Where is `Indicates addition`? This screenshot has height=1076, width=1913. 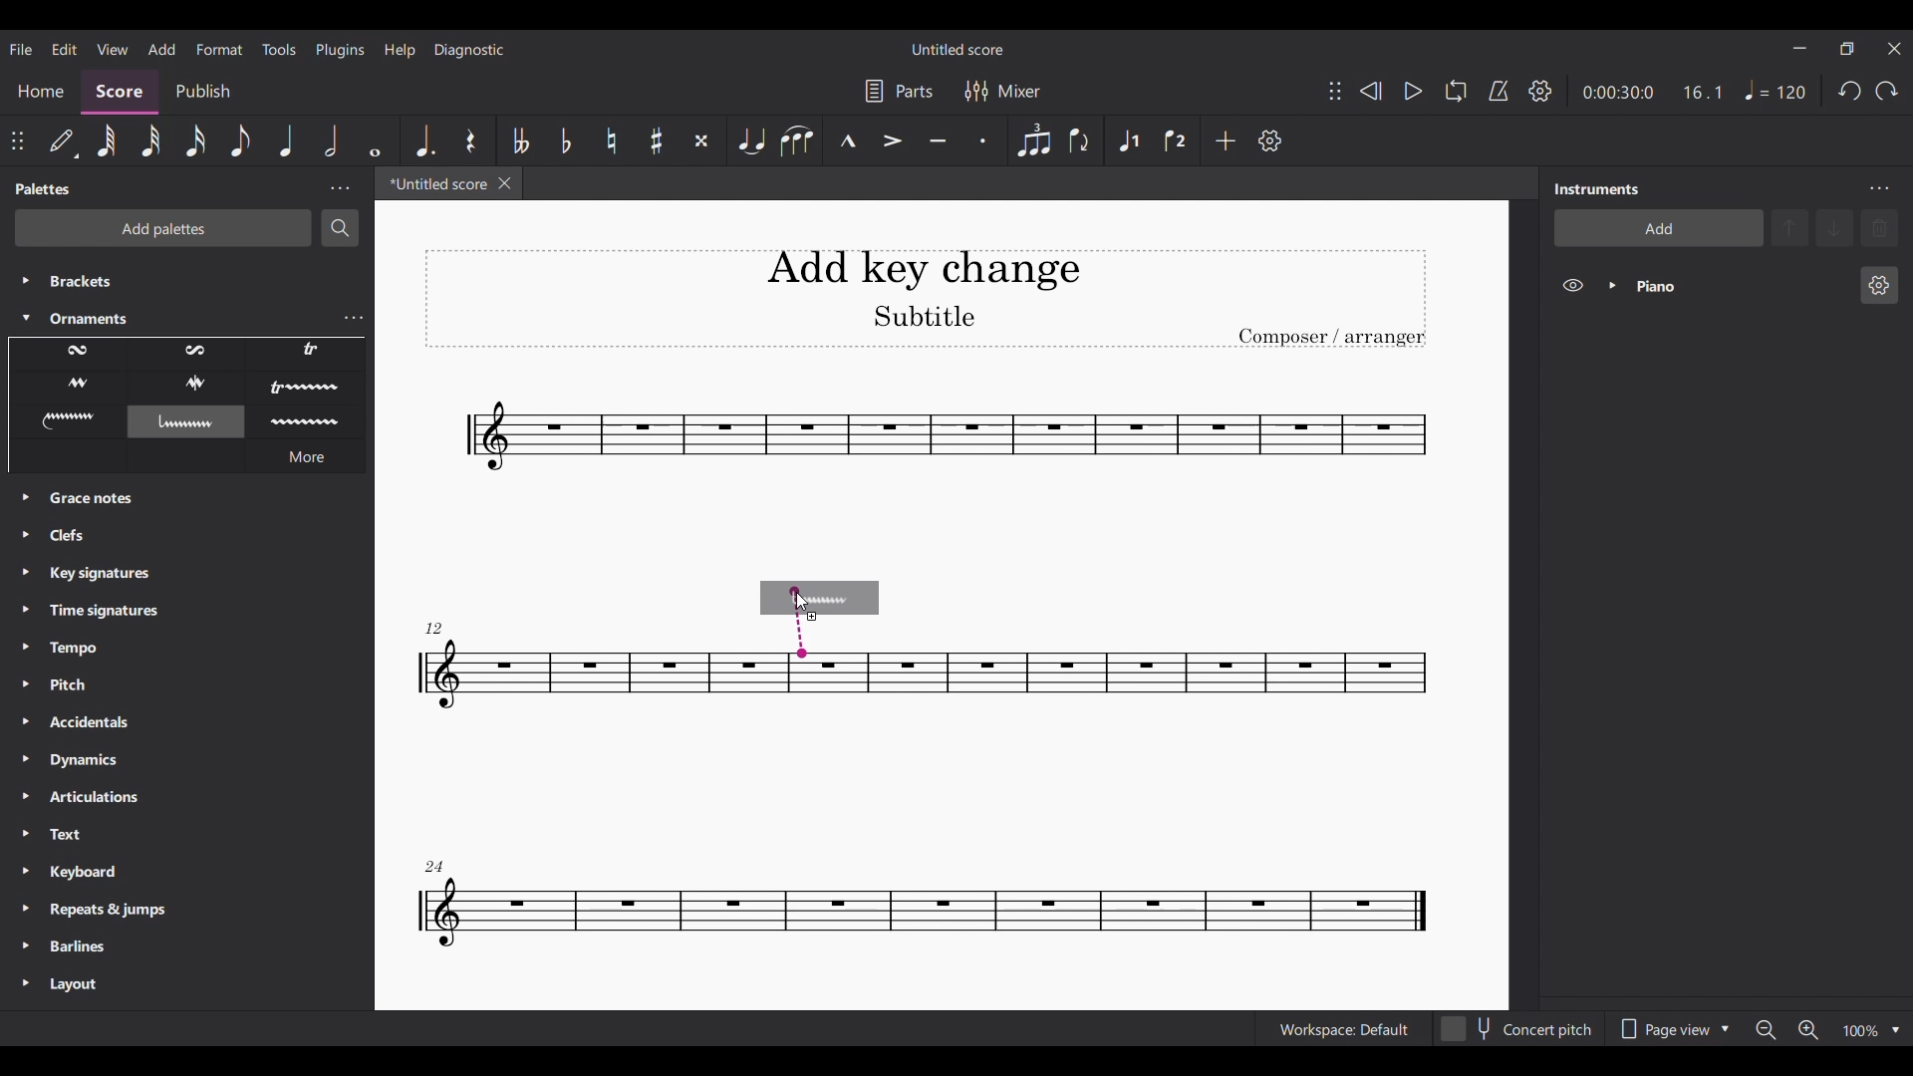 Indicates addition is located at coordinates (812, 616).